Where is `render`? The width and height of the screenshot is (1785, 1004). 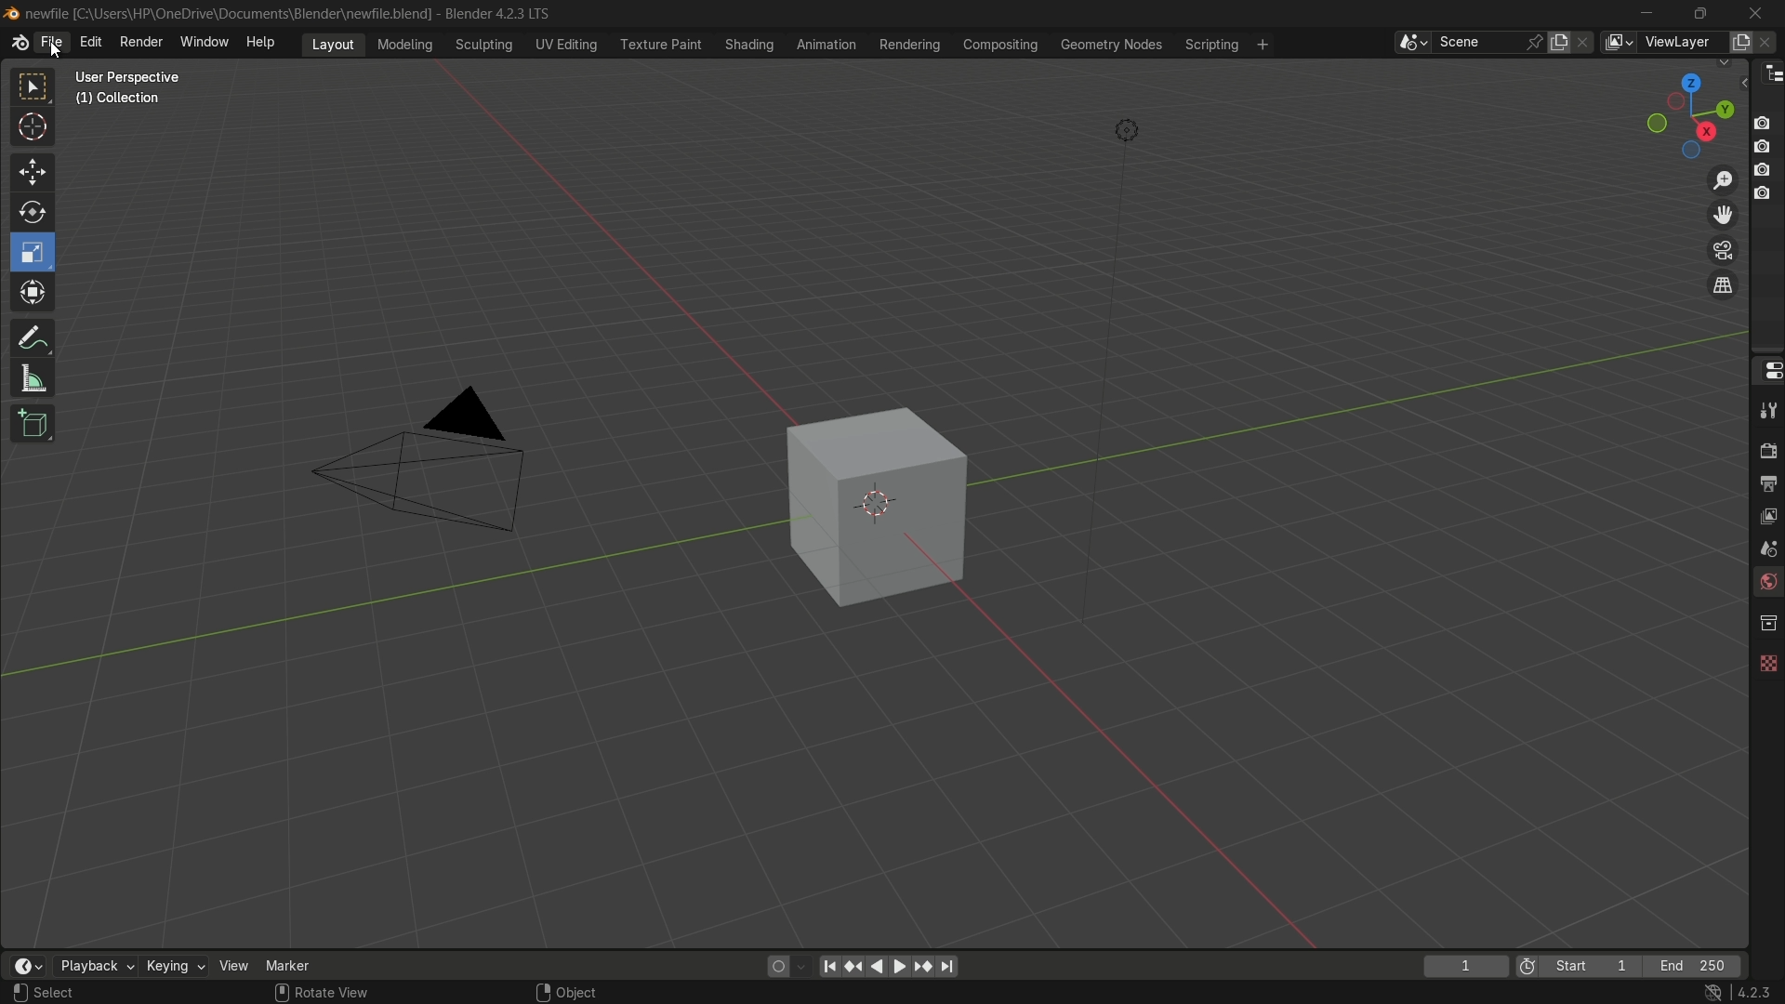
render is located at coordinates (1765, 448).